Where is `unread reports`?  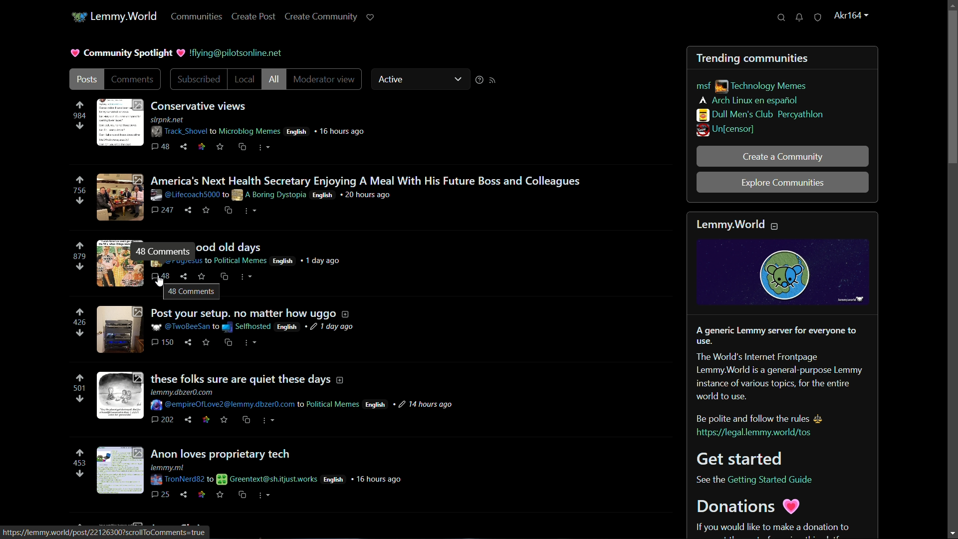 unread reports is located at coordinates (816, 17).